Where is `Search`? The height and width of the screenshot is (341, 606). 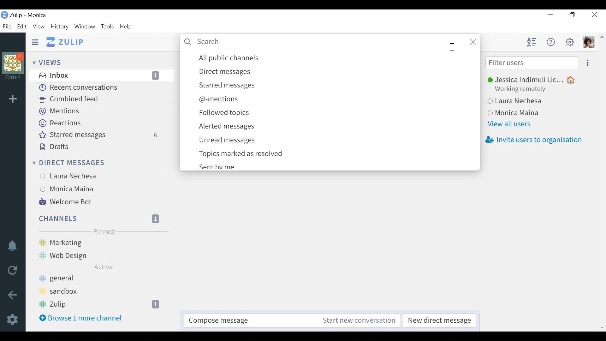
Search is located at coordinates (330, 42).